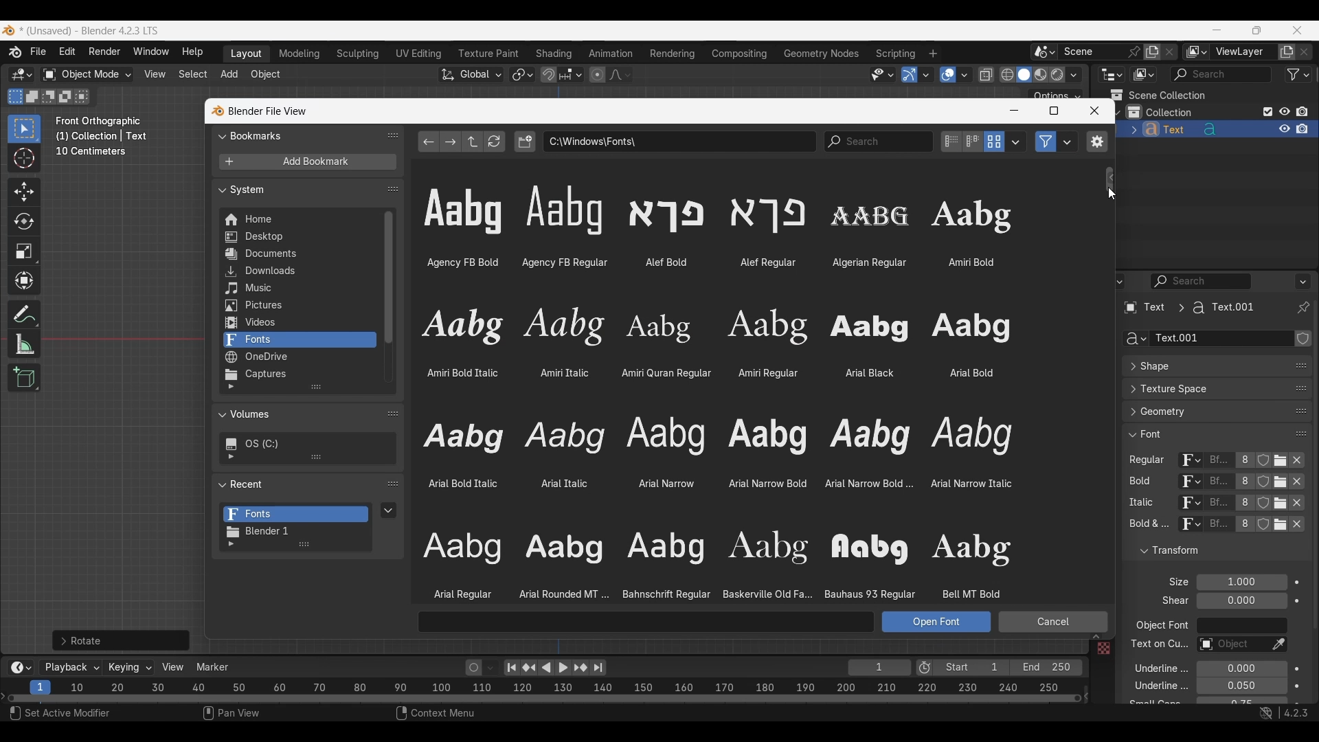  Describe the element at coordinates (298, 189) in the screenshot. I see `Collapse System` at that location.